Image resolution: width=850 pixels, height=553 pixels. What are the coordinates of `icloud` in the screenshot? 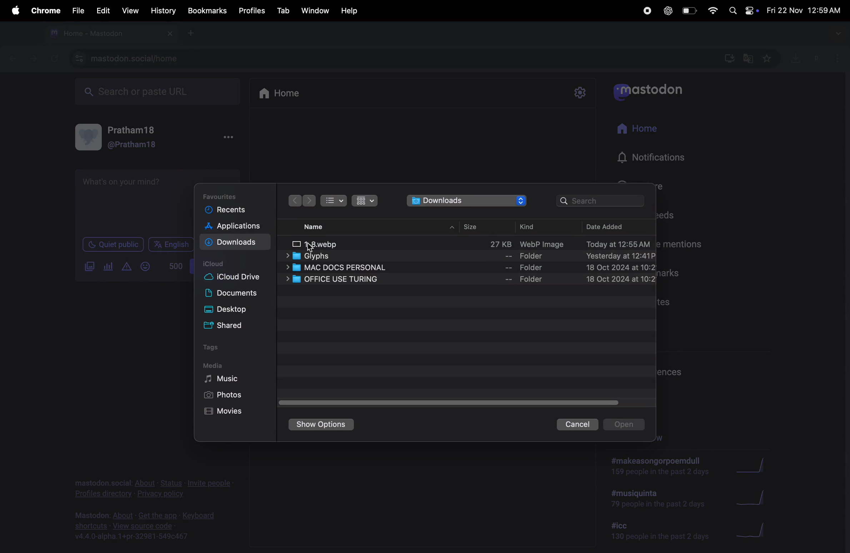 It's located at (214, 265).